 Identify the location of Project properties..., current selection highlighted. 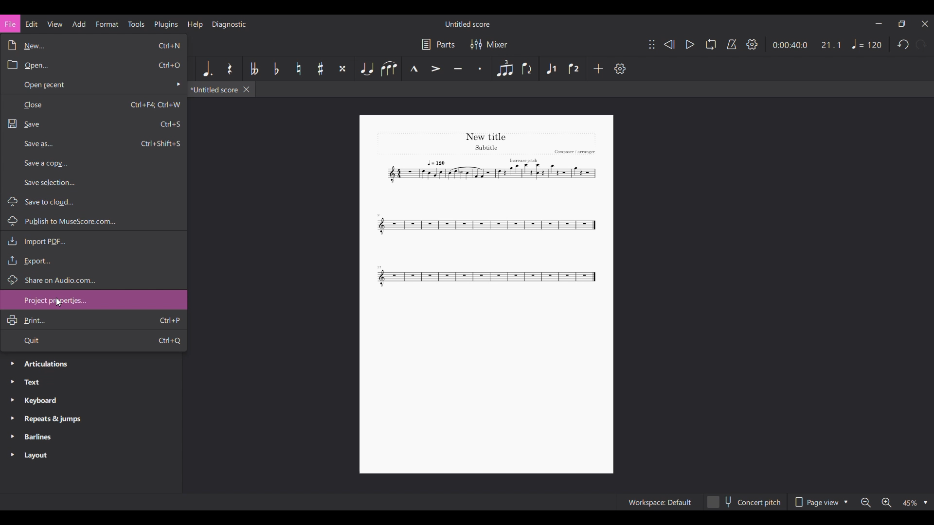
(94, 299).